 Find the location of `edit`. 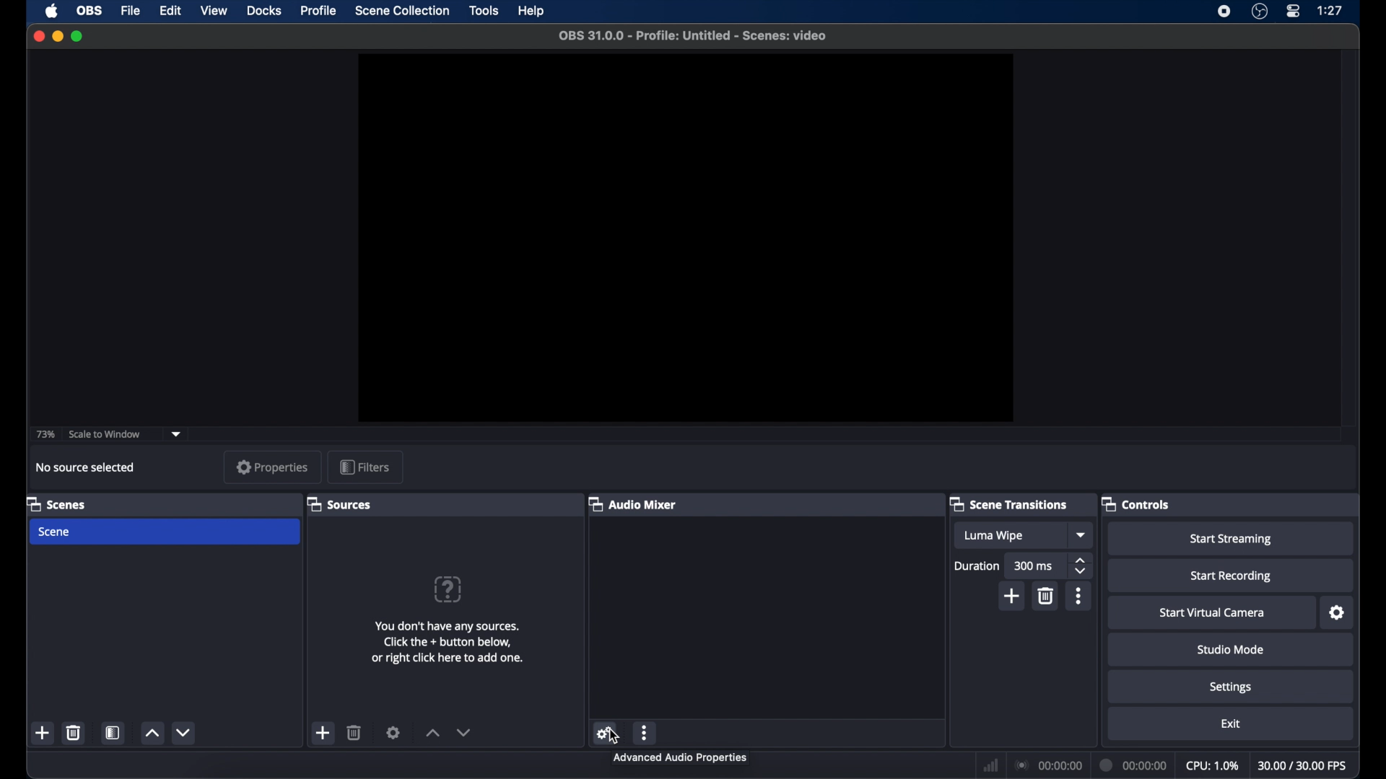

edit is located at coordinates (170, 12).